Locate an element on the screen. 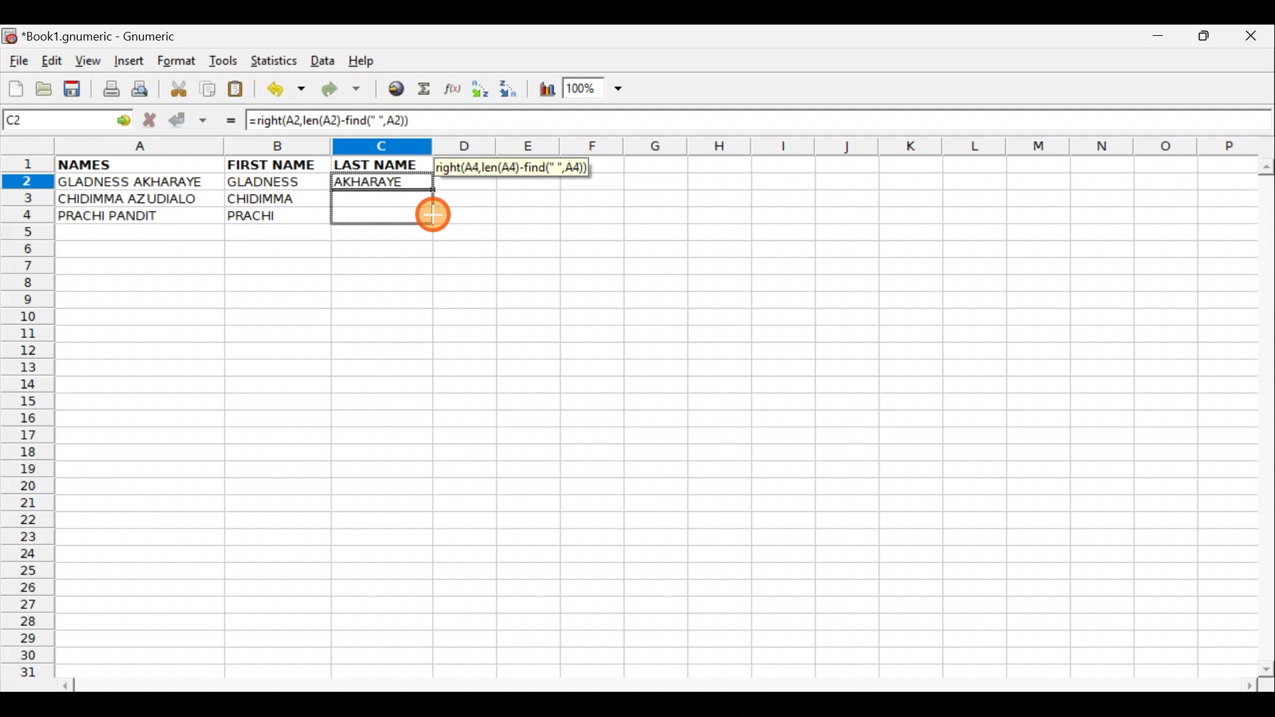 The height and width of the screenshot is (717, 1275). CHIDIMMA is located at coordinates (278, 197).